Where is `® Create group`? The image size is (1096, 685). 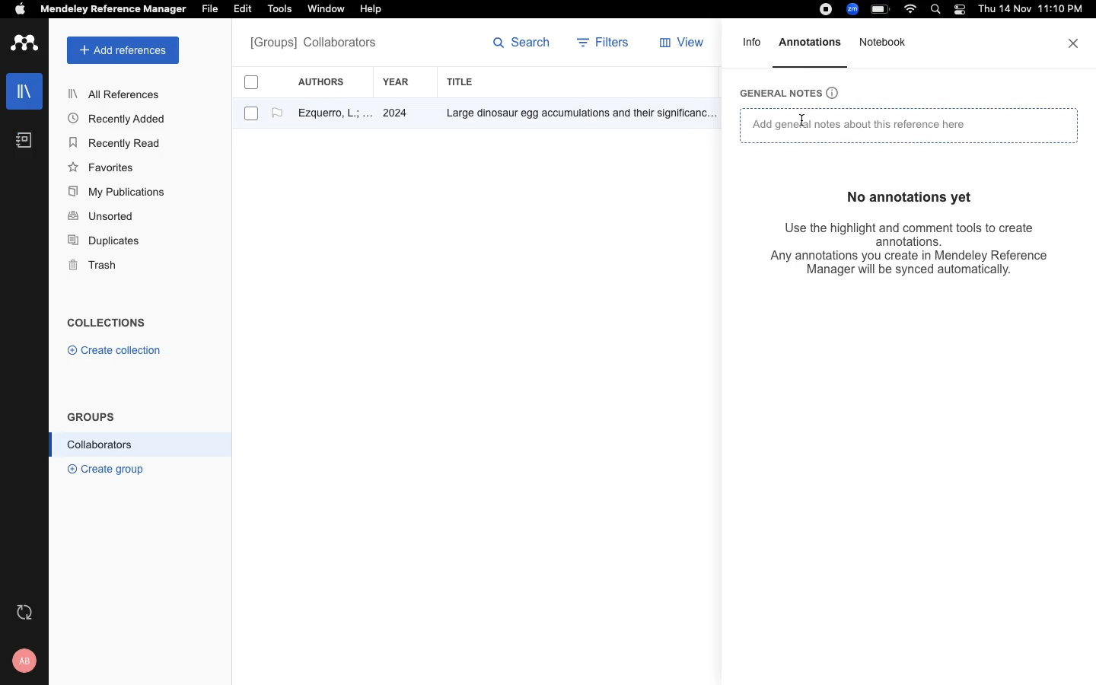
® Create group is located at coordinates (103, 468).